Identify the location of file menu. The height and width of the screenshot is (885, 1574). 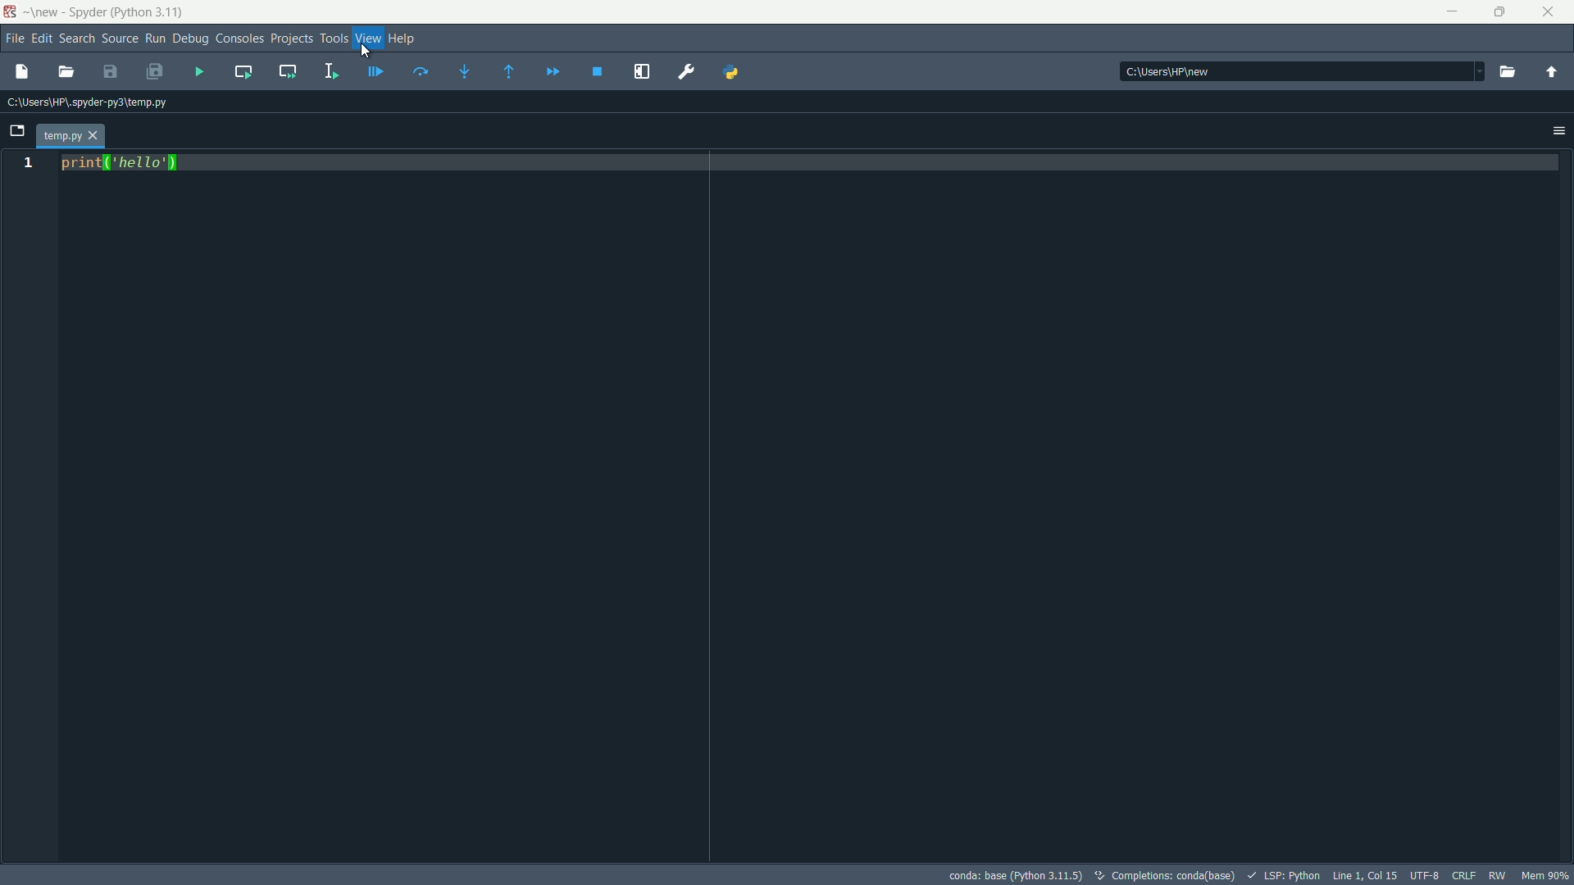
(13, 39).